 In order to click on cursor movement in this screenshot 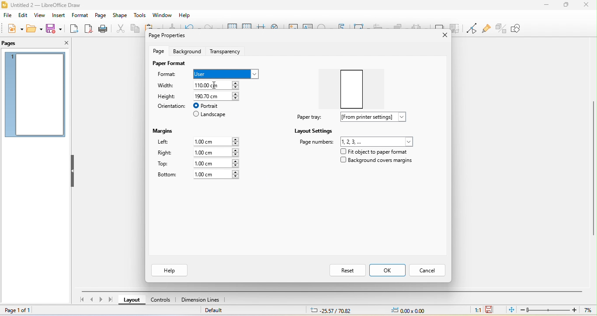, I will do `click(215, 86)`.